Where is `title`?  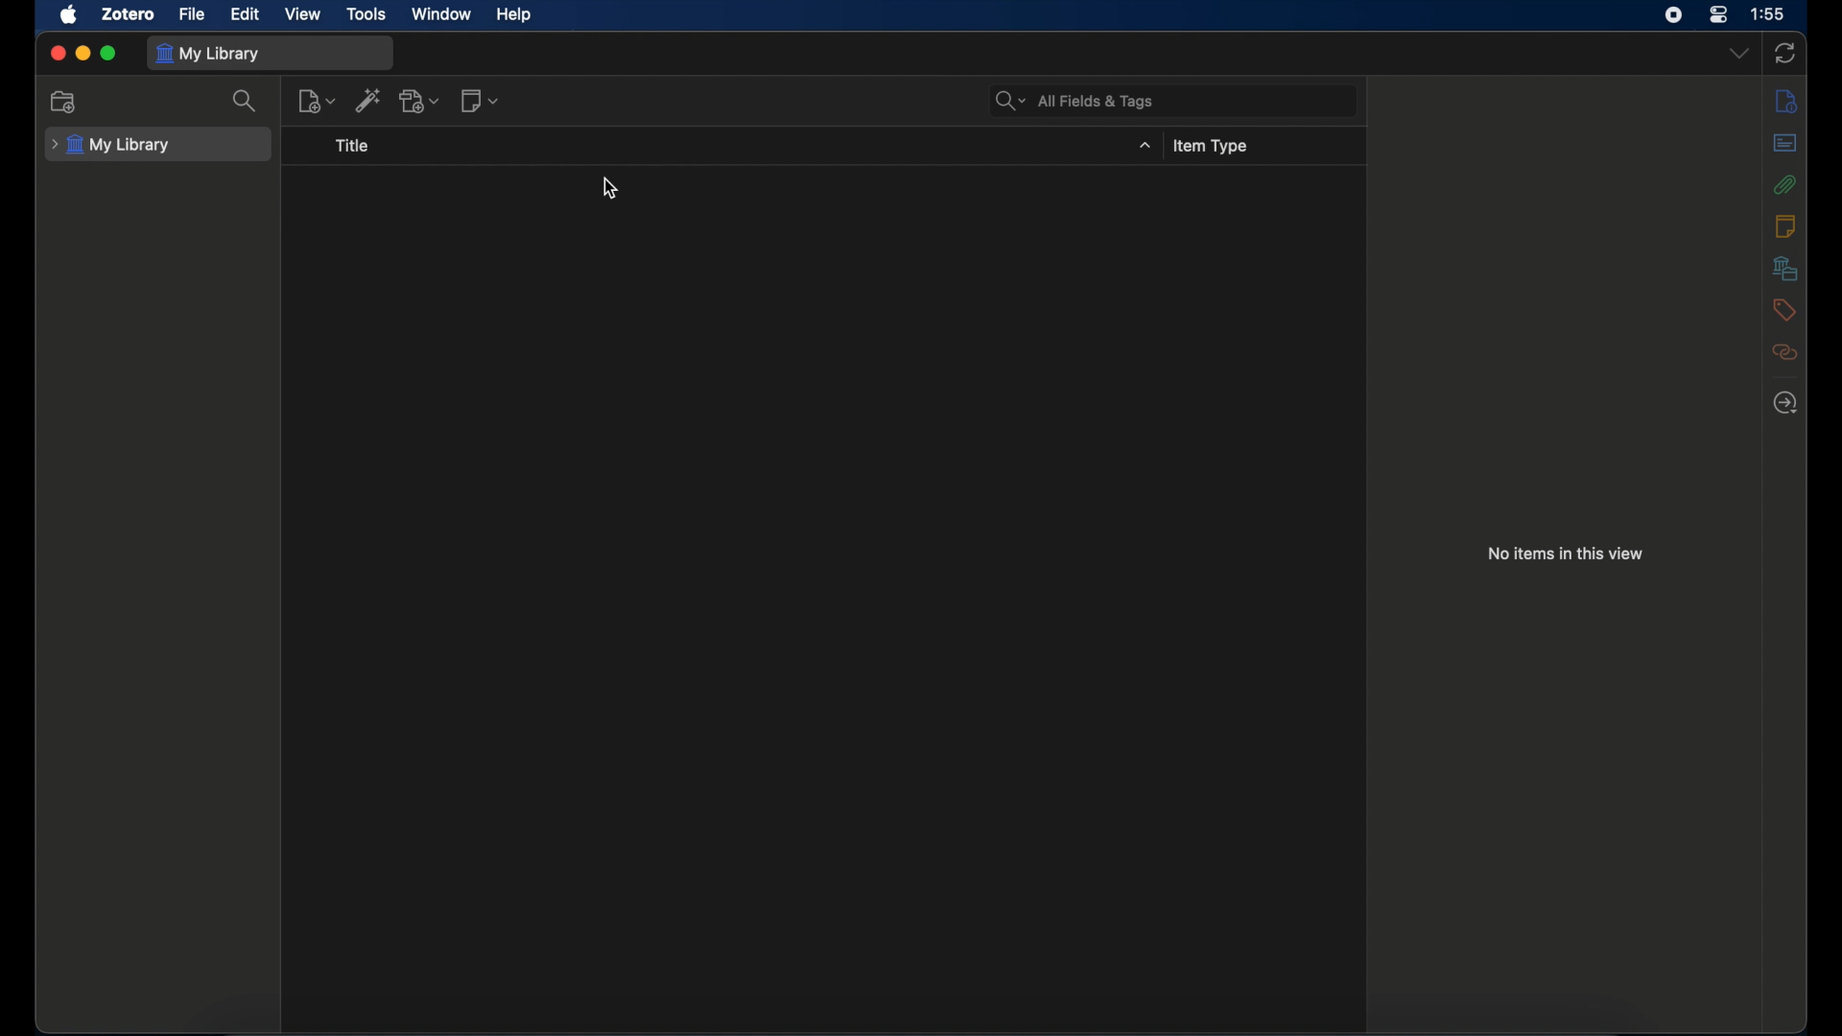
title is located at coordinates (352, 145).